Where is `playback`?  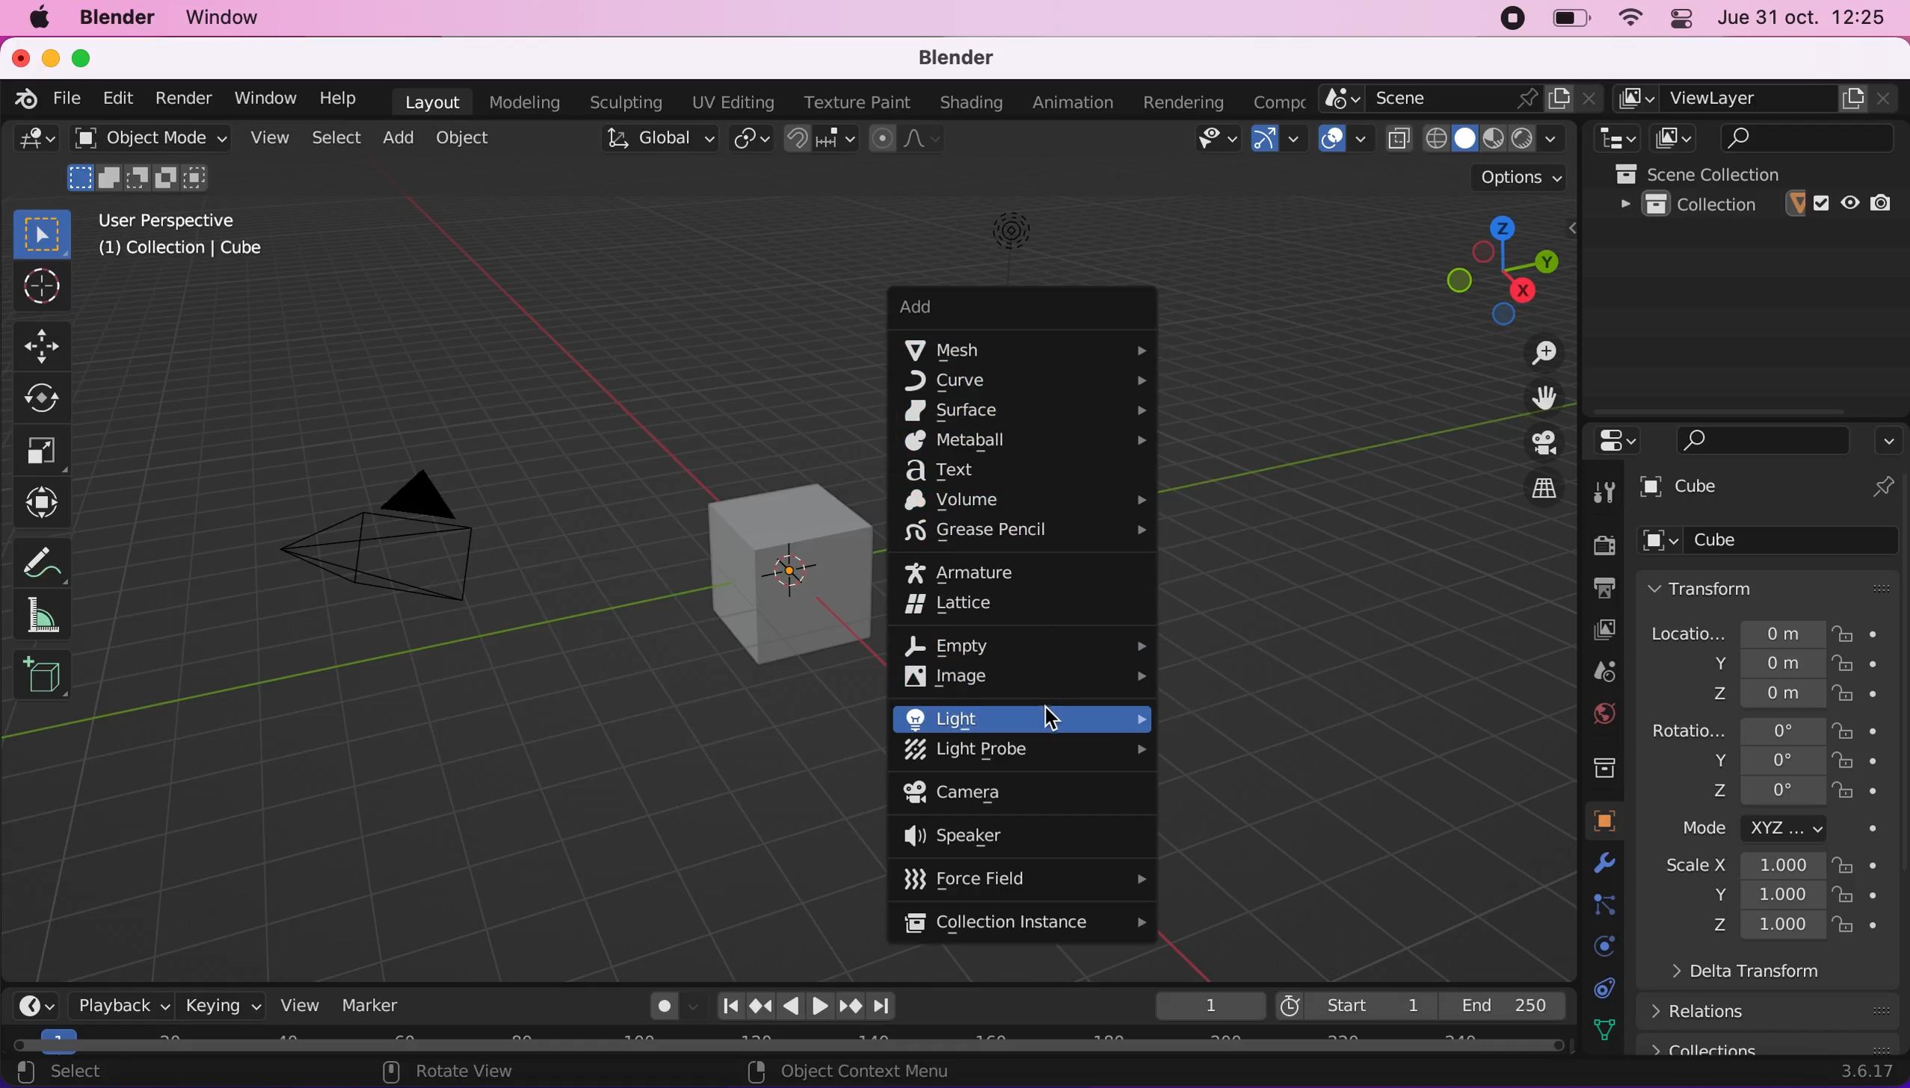 playback is located at coordinates (114, 1004).